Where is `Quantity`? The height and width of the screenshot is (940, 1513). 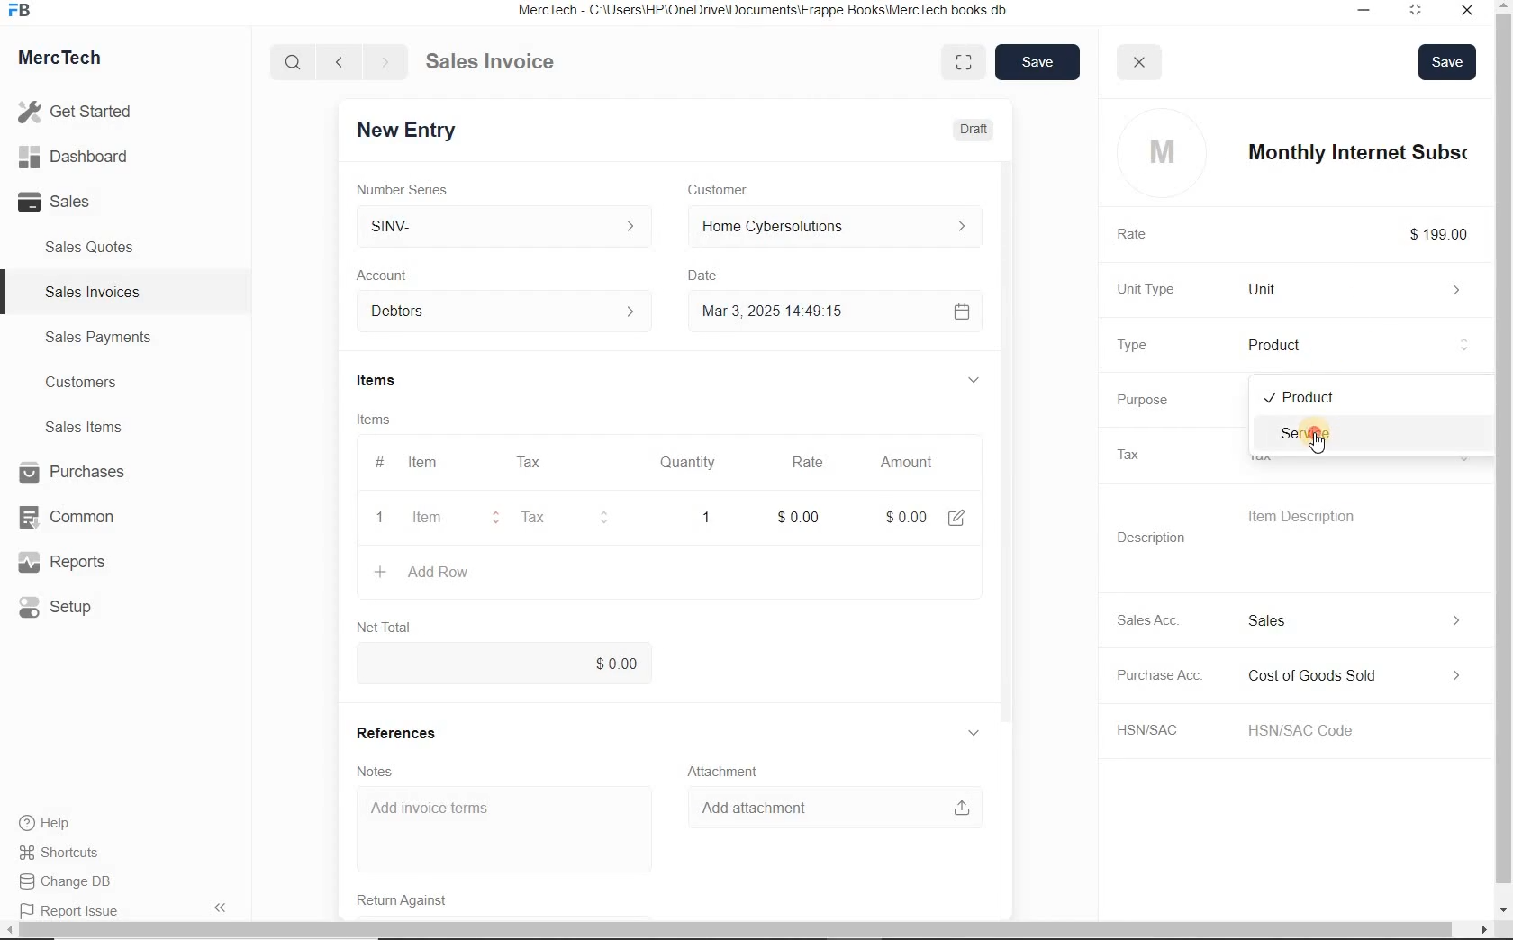
Quantity is located at coordinates (698, 463).